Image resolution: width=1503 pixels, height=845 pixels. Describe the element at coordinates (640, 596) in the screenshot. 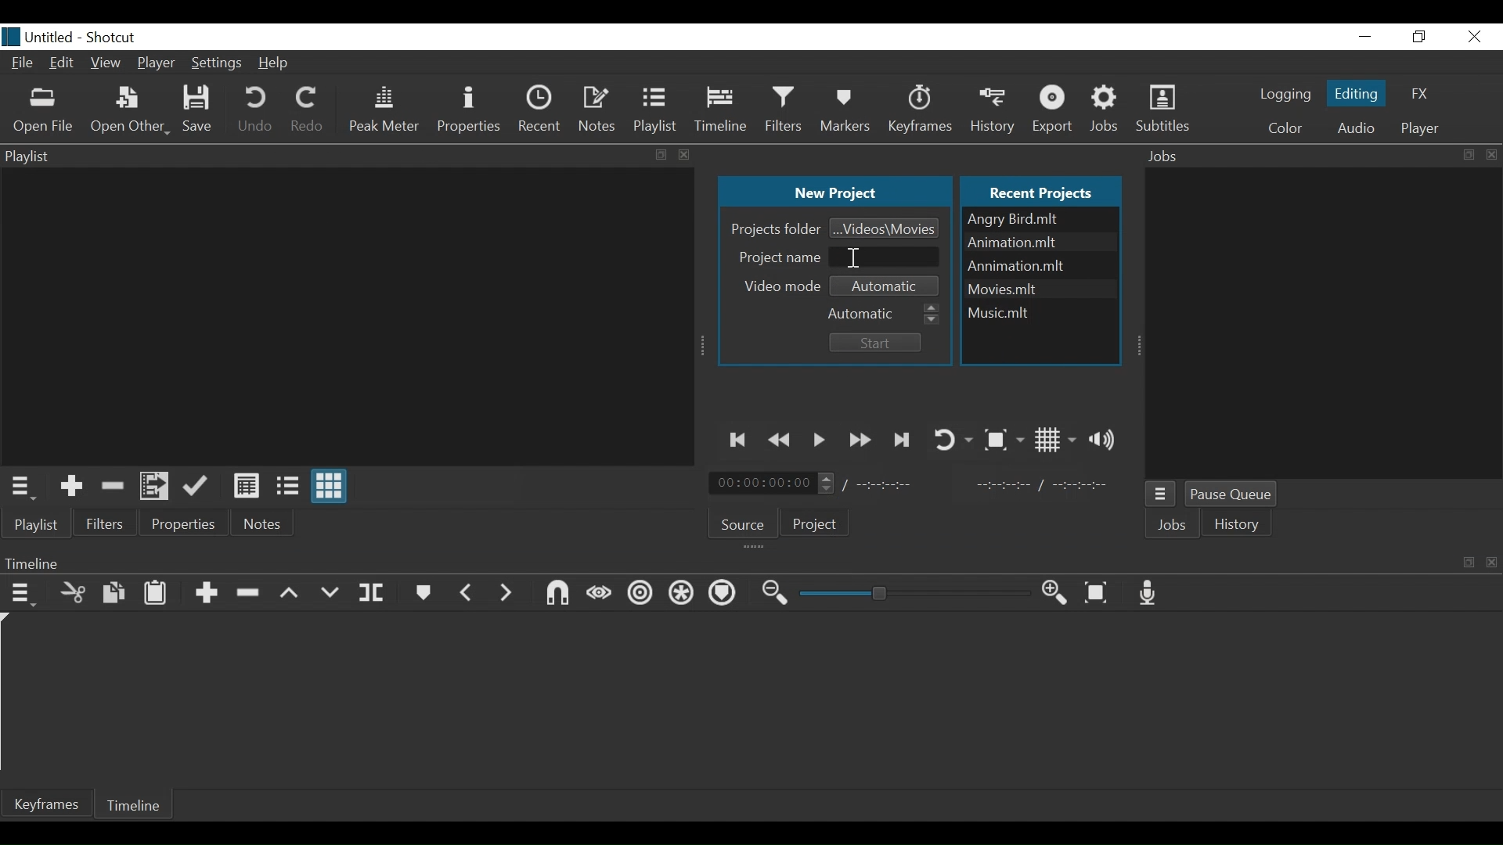

I see `Ripple` at that location.